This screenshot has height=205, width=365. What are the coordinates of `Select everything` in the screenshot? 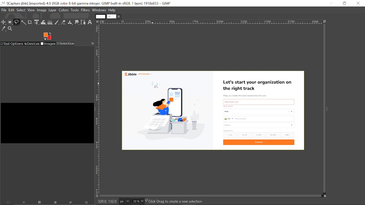 It's located at (9, 203).